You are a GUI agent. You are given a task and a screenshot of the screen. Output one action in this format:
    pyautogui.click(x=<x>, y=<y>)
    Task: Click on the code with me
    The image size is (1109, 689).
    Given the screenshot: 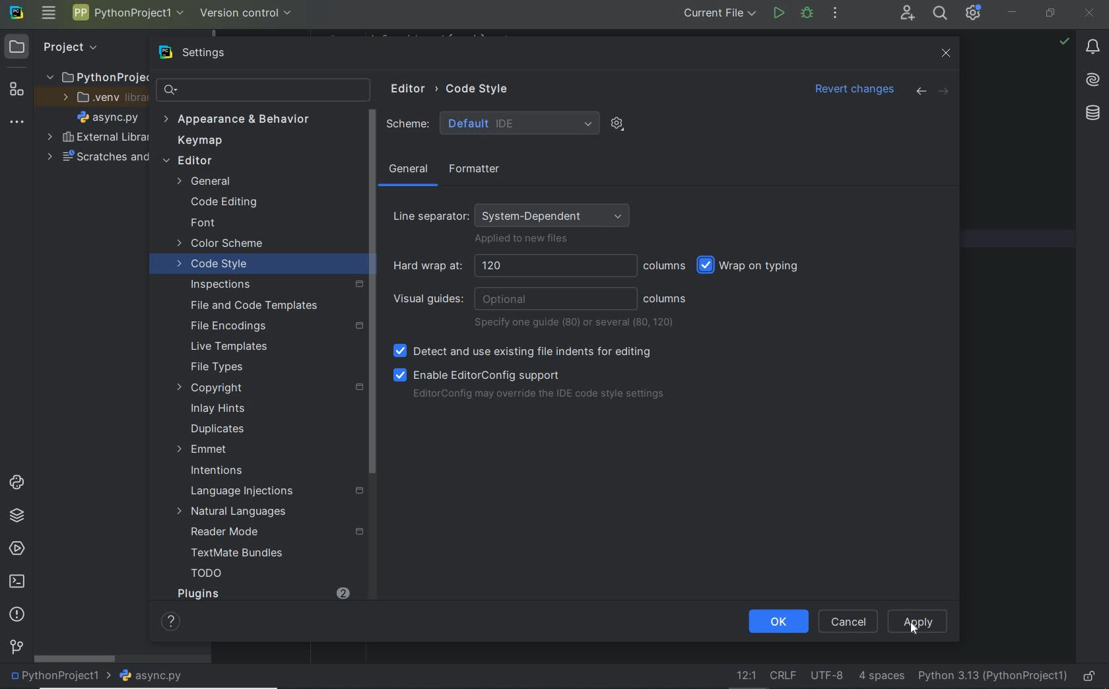 What is the action you would take?
    pyautogui.click(x=906, y=15)
    